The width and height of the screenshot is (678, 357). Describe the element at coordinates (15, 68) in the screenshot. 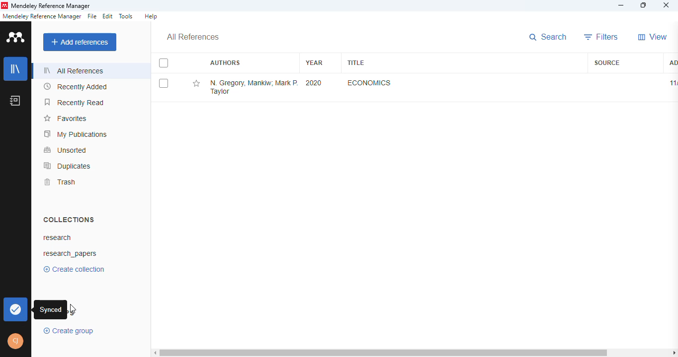

I see `library` at that location.